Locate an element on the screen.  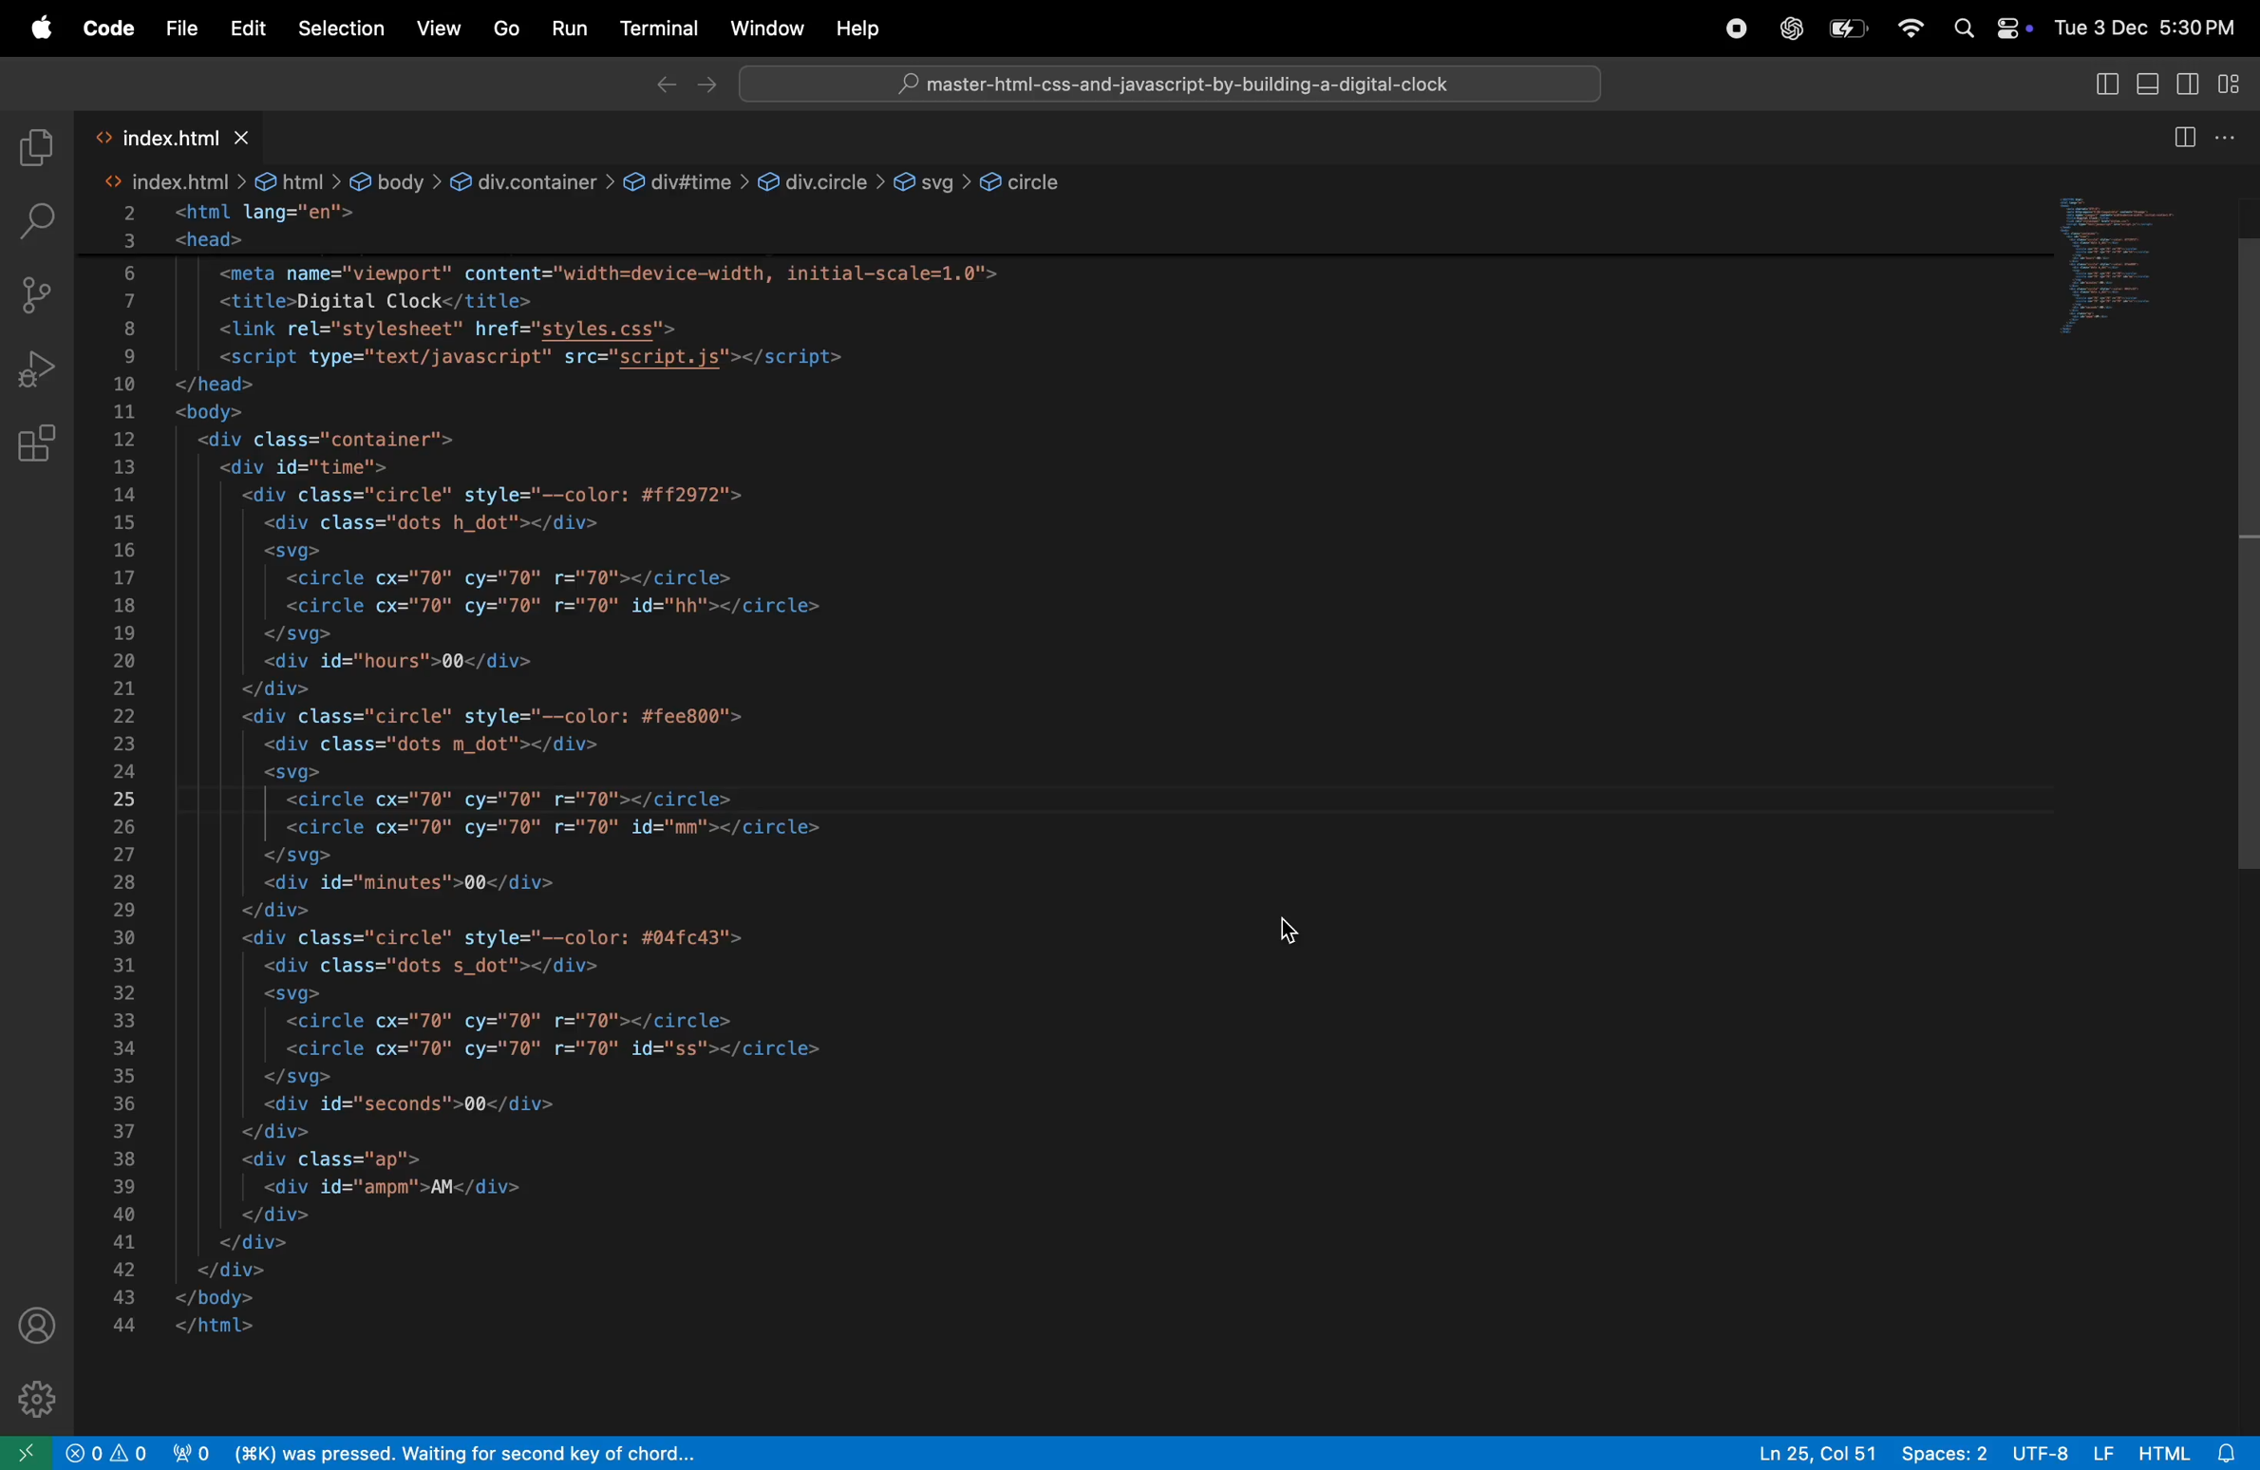
terminal is located at coordinates (659, 30).